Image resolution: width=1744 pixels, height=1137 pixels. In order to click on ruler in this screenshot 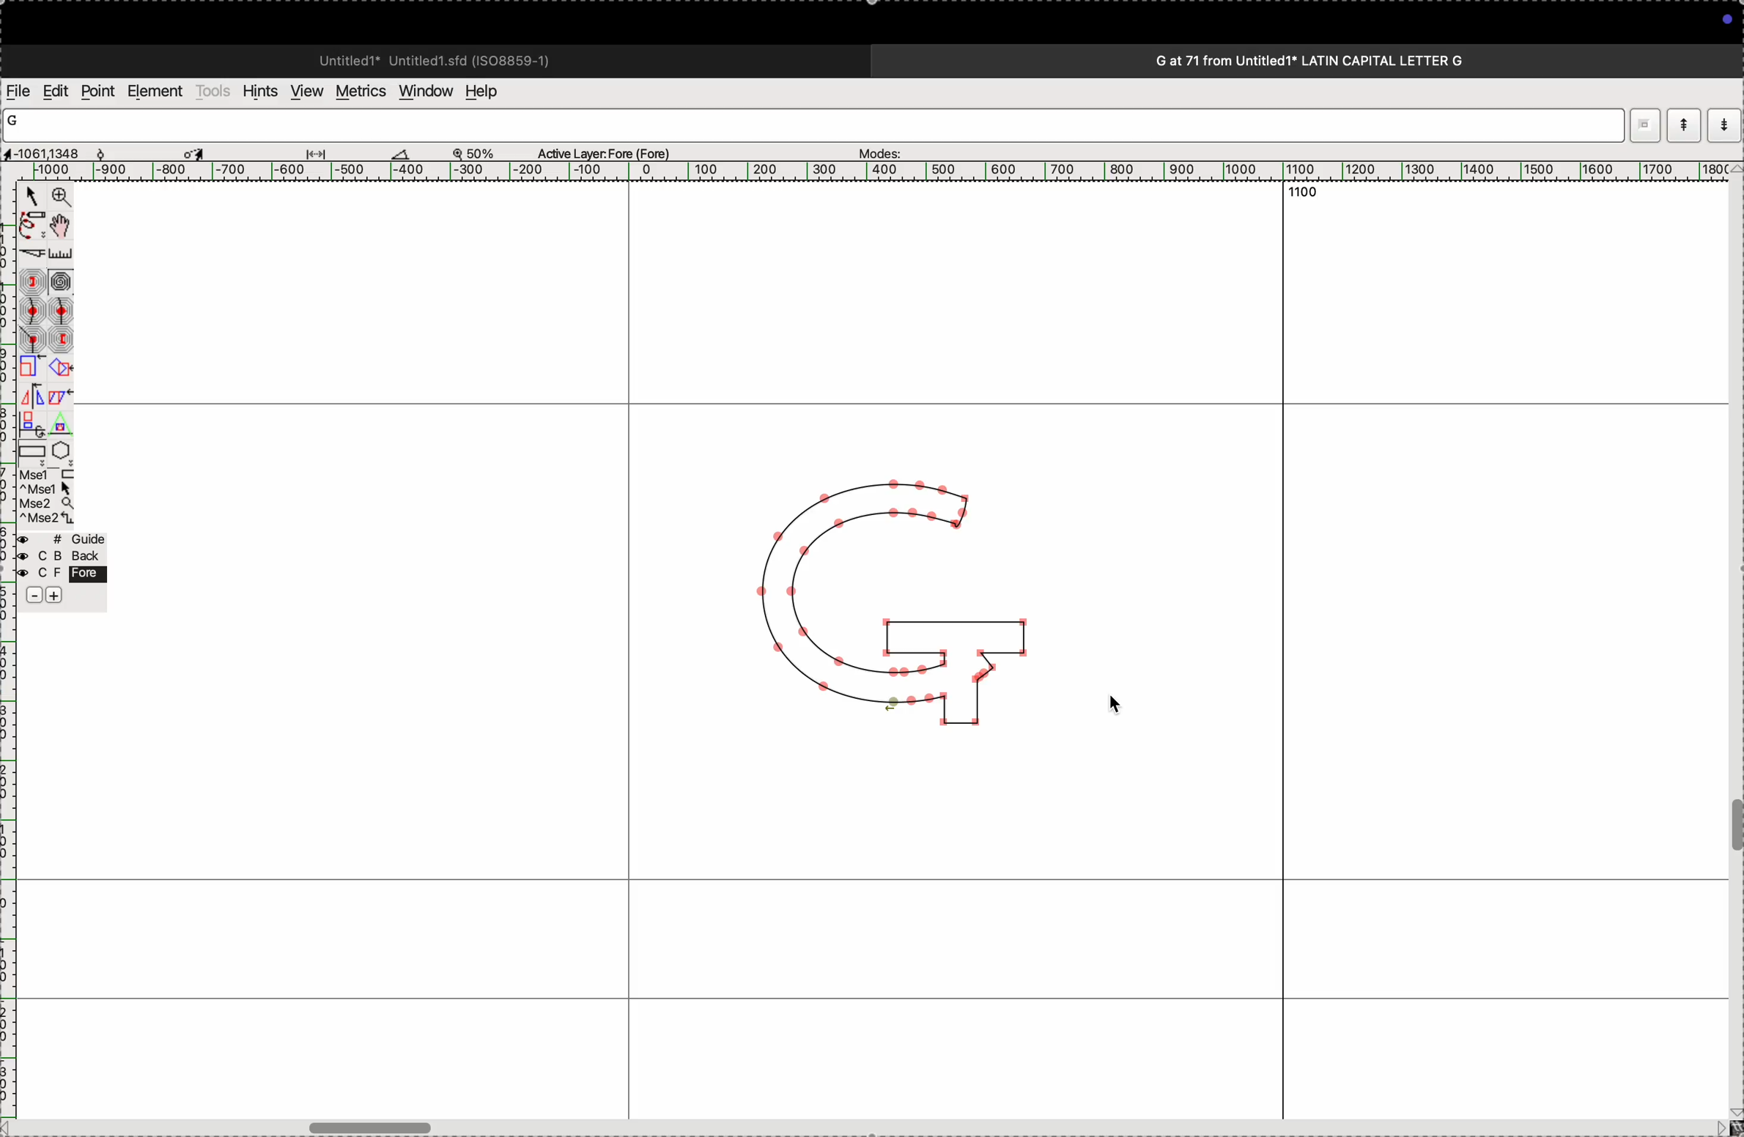, I will do `click(12, 875)`.